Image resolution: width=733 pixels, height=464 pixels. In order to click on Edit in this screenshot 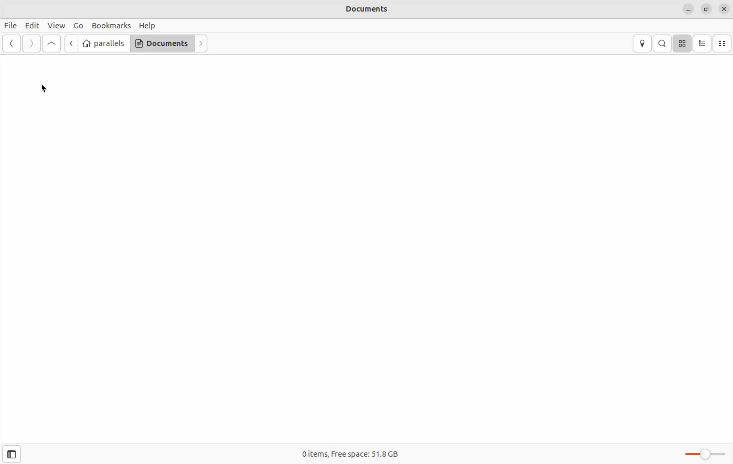, I will do `click(33, 26)`.